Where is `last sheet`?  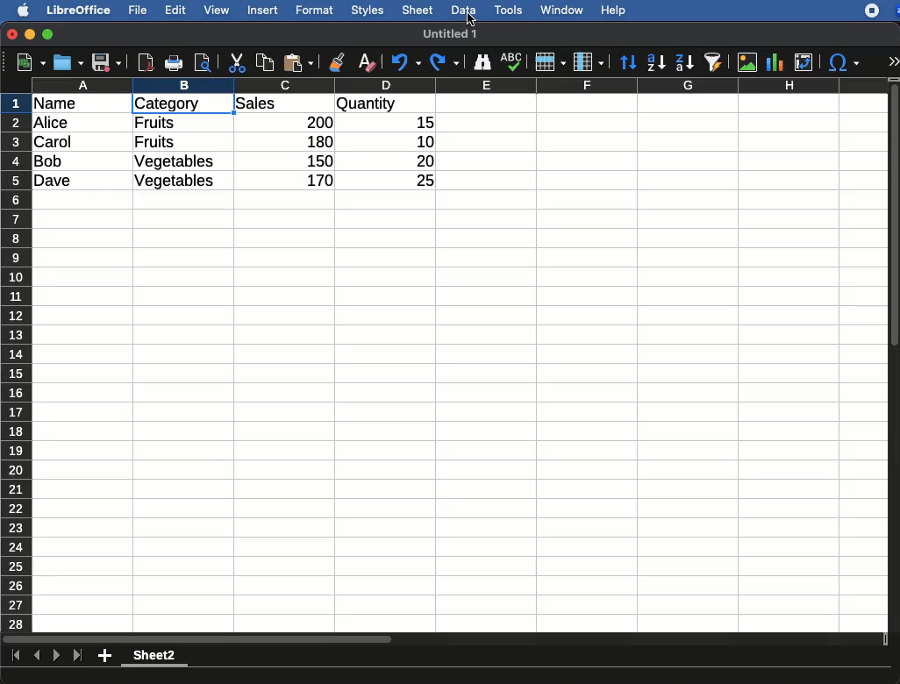 last sheet is located at coordinates (77, 656).